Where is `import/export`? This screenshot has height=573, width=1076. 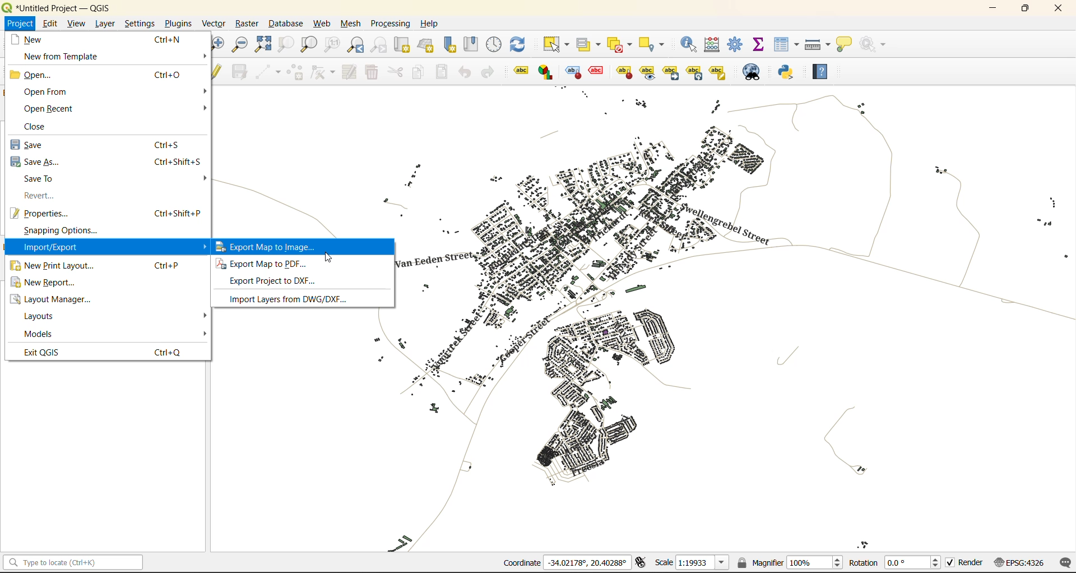 import/export is located at coordinates (50, 248).